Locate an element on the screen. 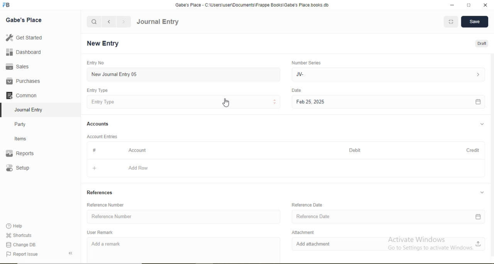 The image size is (494, 264). search is located at coordinates (94, 22).